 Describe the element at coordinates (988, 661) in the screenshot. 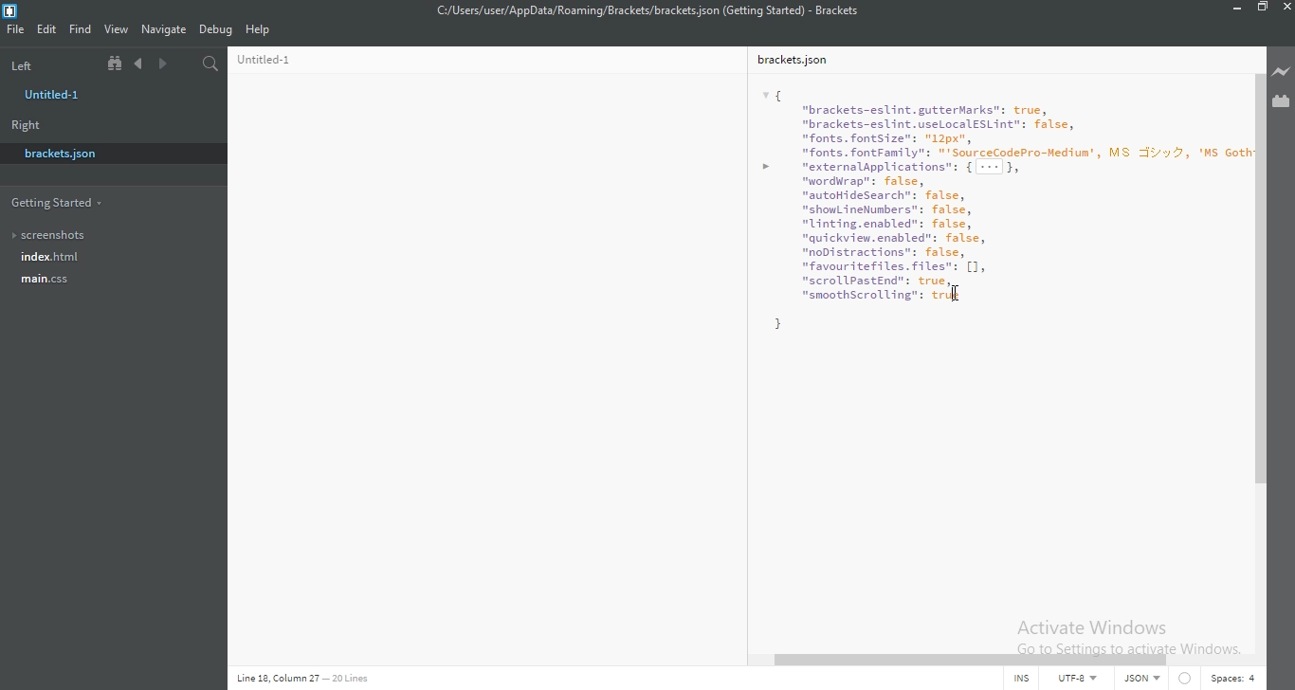

I see `scroll bar` at that location.